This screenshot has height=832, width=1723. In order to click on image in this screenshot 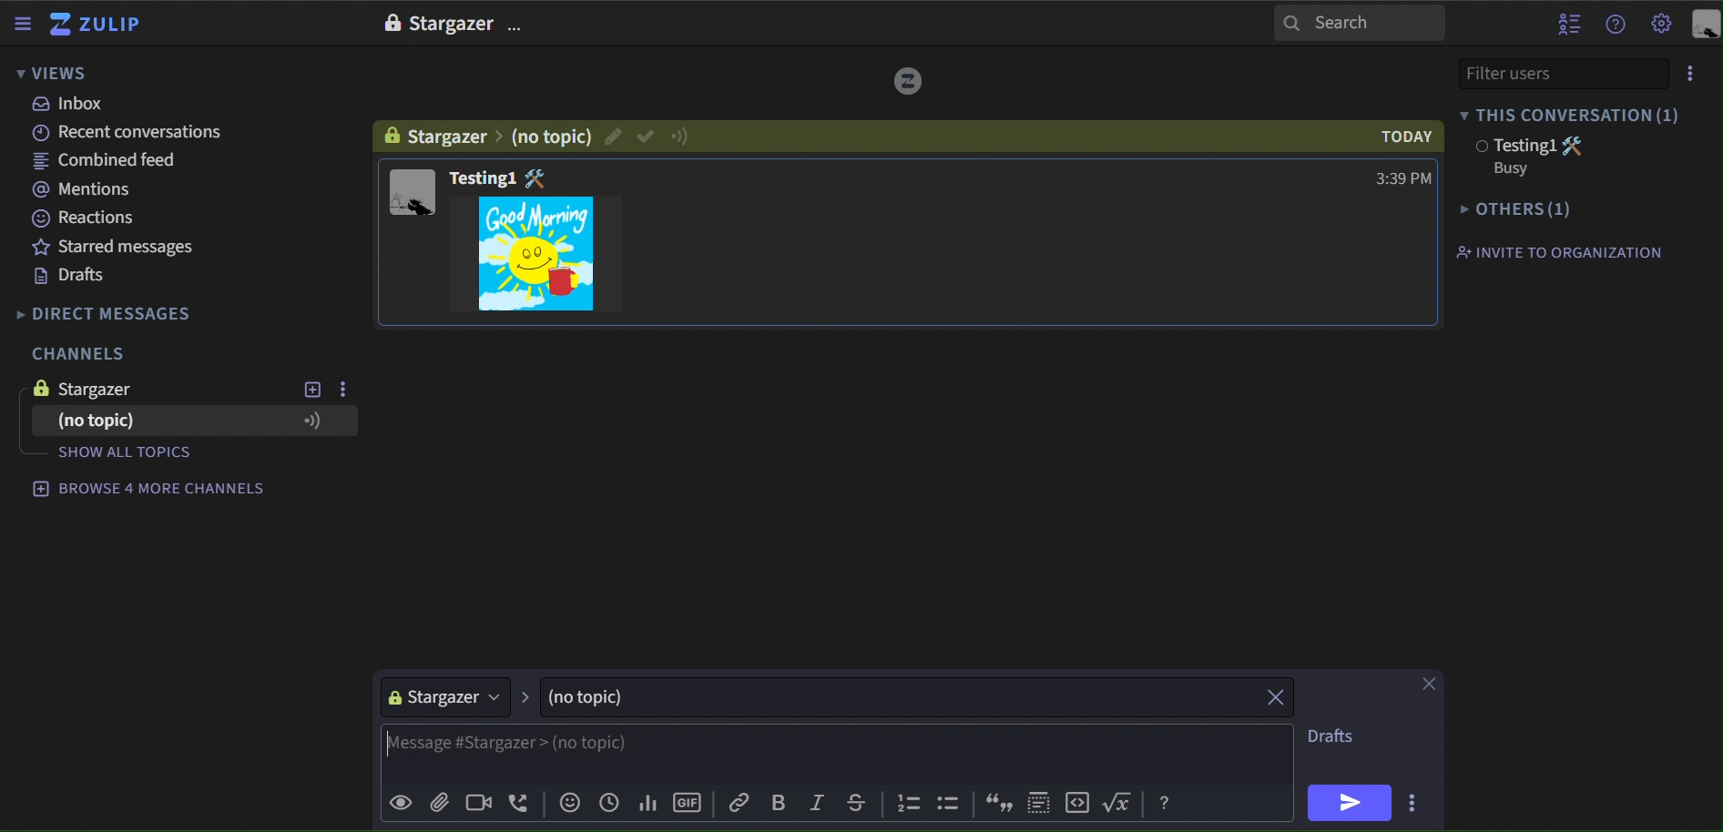, I will do `click(907, 83)`.